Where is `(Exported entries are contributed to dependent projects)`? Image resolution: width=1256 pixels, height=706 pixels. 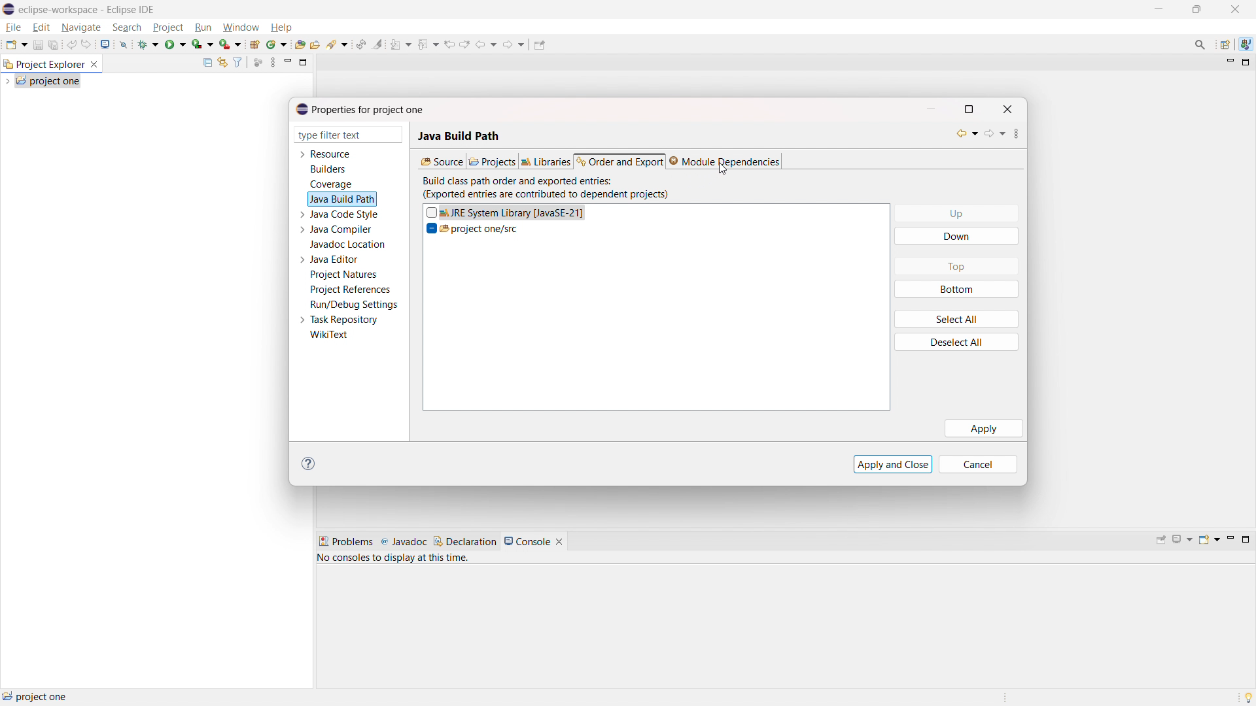 (Exported entries are contributed to dependent projects) is located at coordinates (551, 193).